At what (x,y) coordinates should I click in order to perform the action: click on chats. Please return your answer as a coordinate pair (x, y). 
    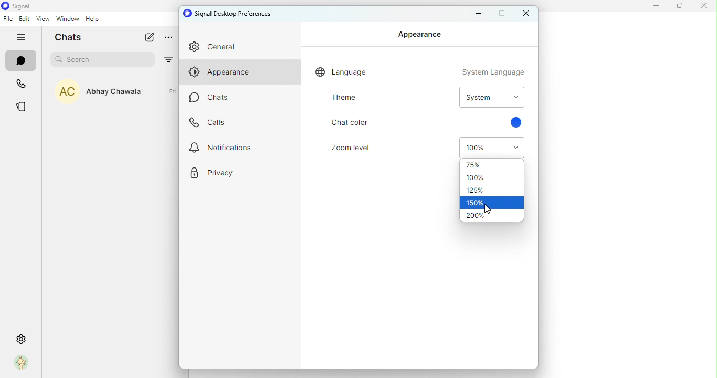
    Looking at the image, I should click on (19, 61).